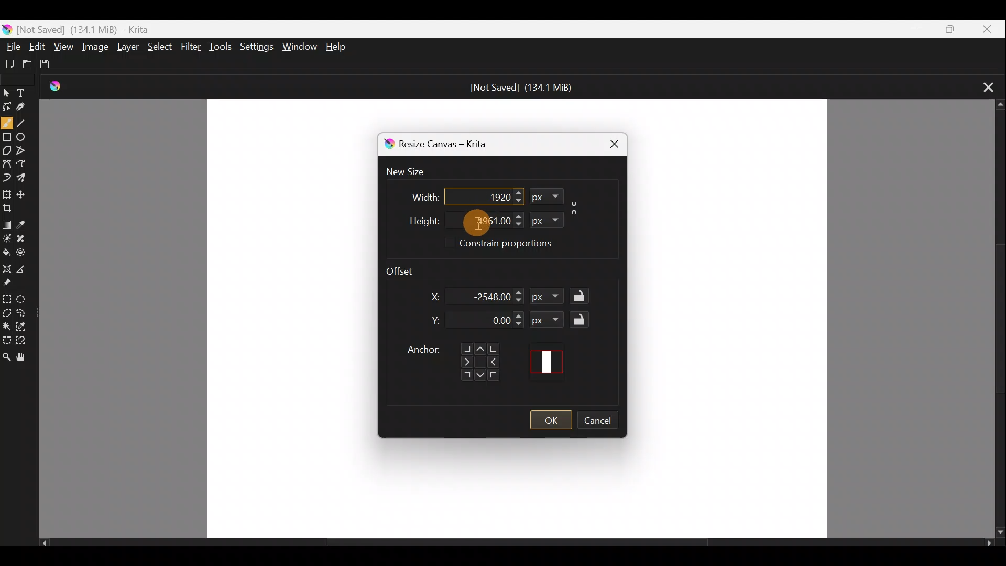 This screenshot has height=566, width=1006. Describe the element at coordinates (418, 194) in the screenshot. I see `Width` at that location.